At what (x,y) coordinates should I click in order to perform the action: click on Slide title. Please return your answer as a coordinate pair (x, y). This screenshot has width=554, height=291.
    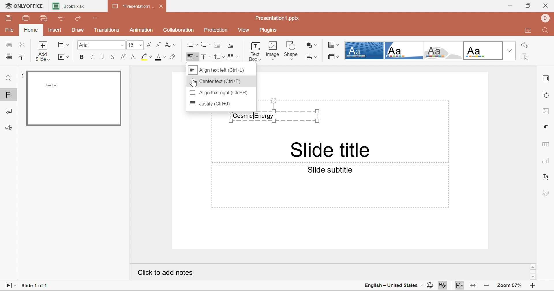
    Looking at the image, I should click on (330, 150).